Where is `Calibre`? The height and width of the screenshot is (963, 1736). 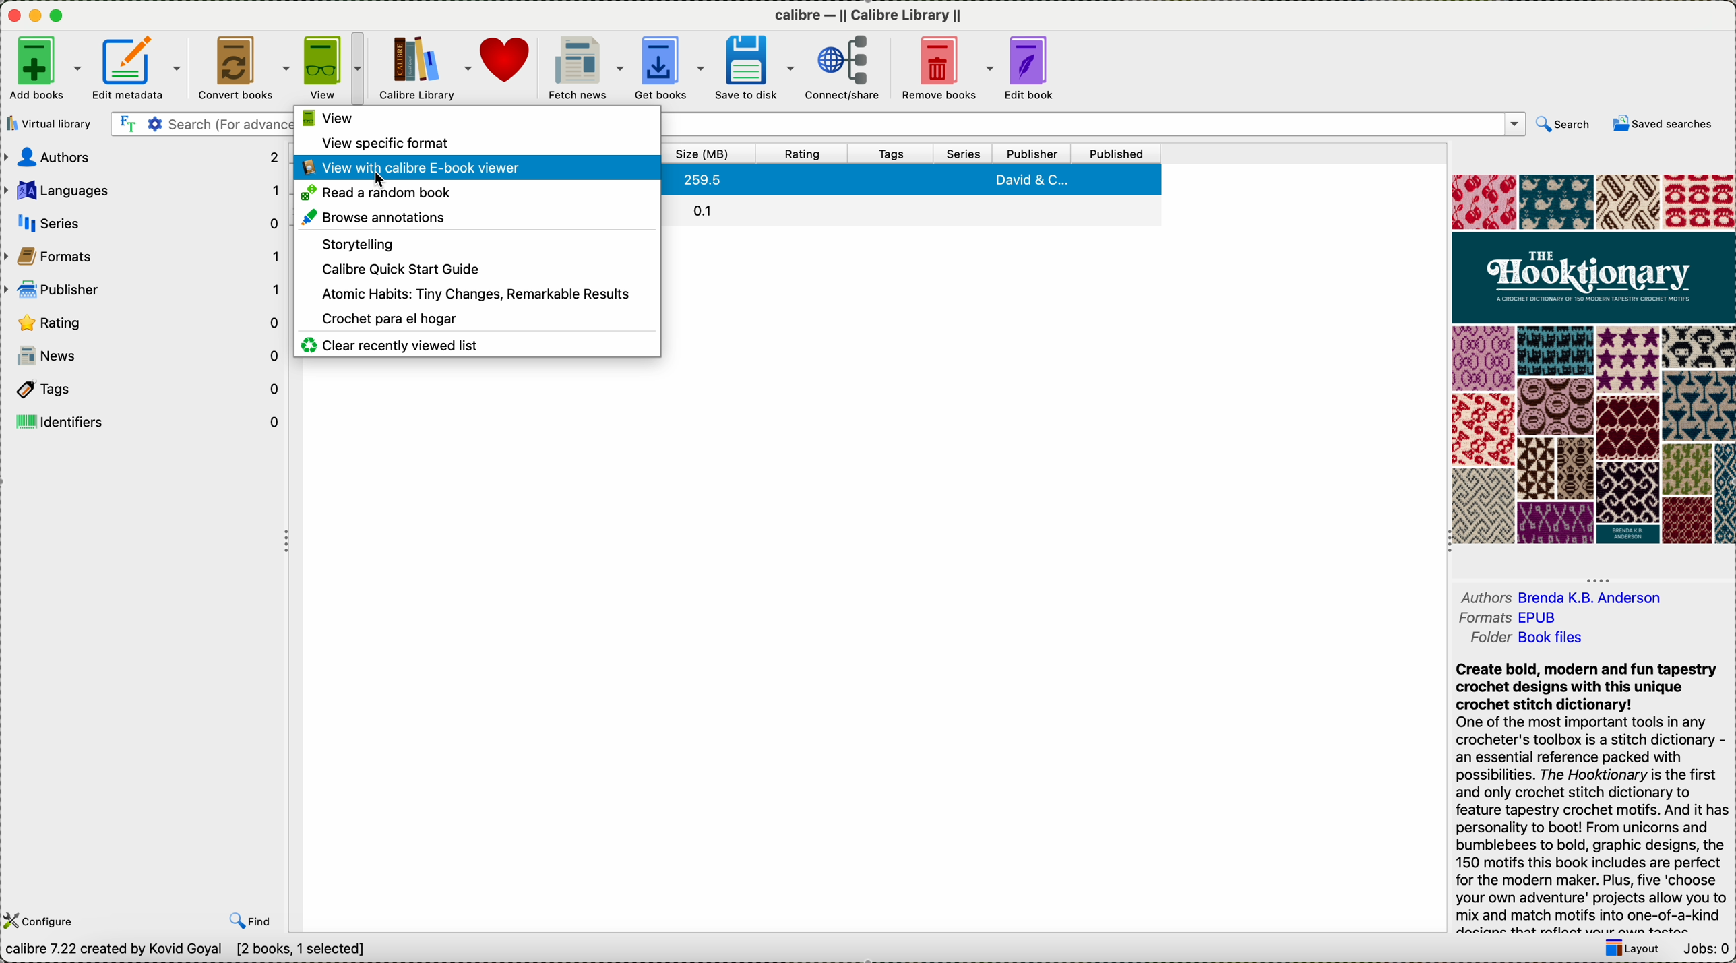
Calibre is located at coordinates (871, 15).